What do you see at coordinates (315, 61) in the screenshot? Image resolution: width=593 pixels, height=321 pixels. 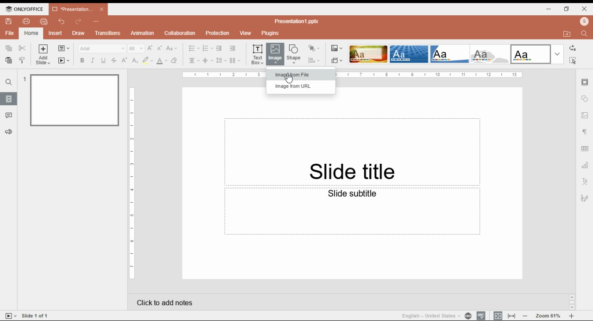 I see `align shapes` at bounding box center [315, 61].